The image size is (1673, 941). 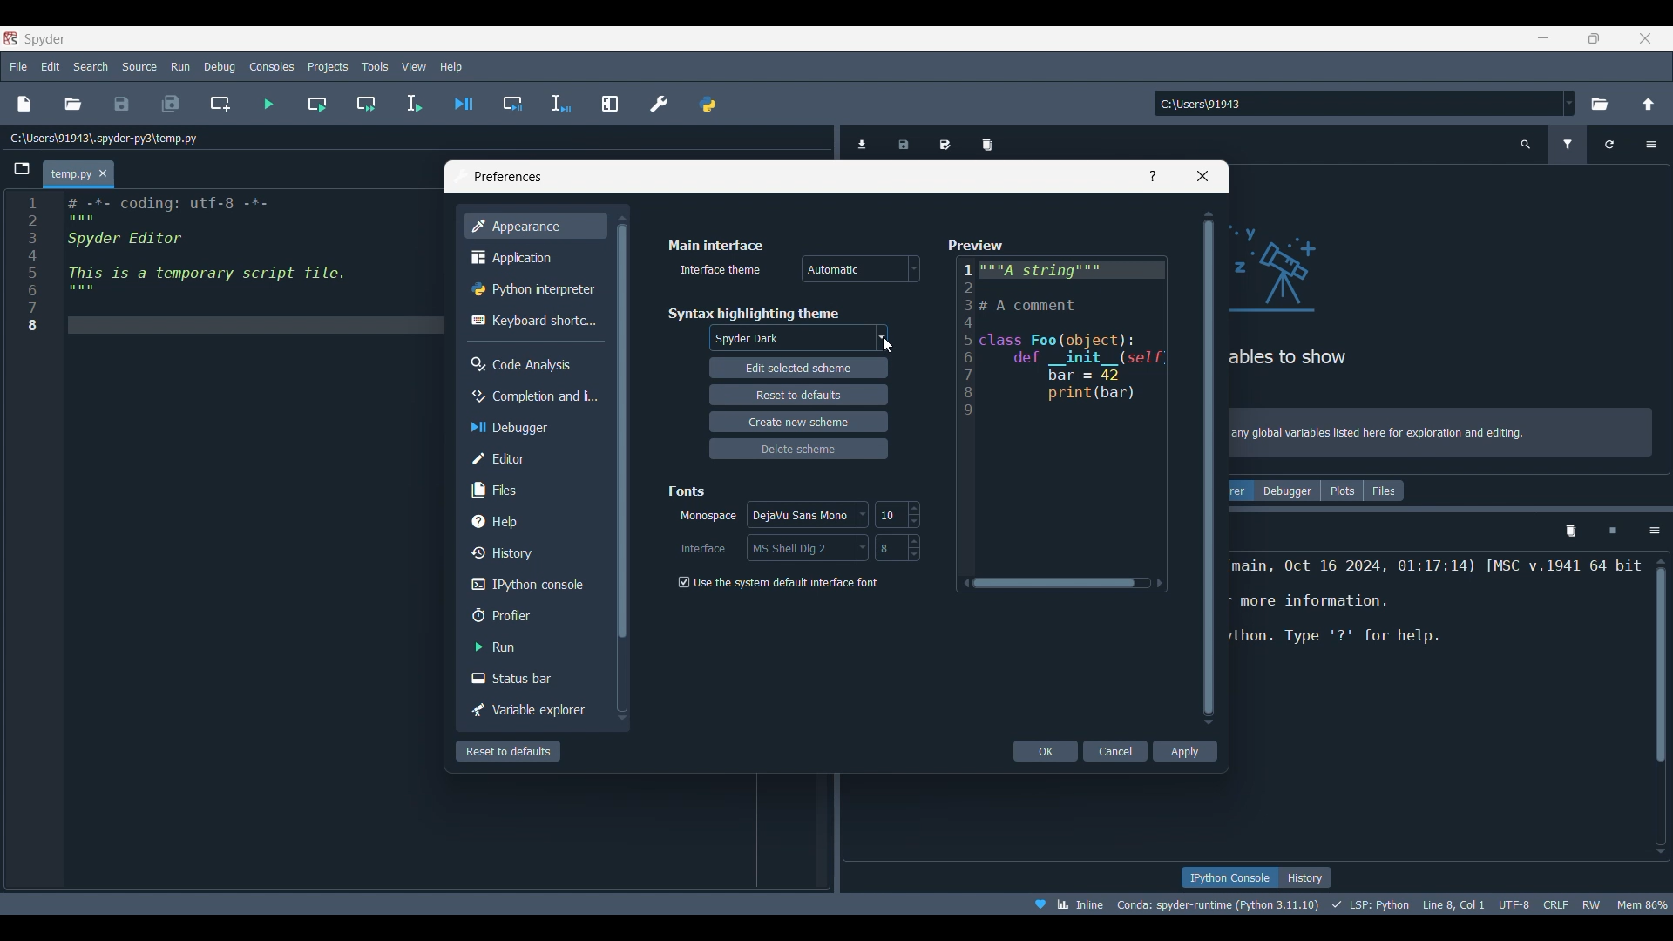 I want to click on Save, so click(x=121, y=104).